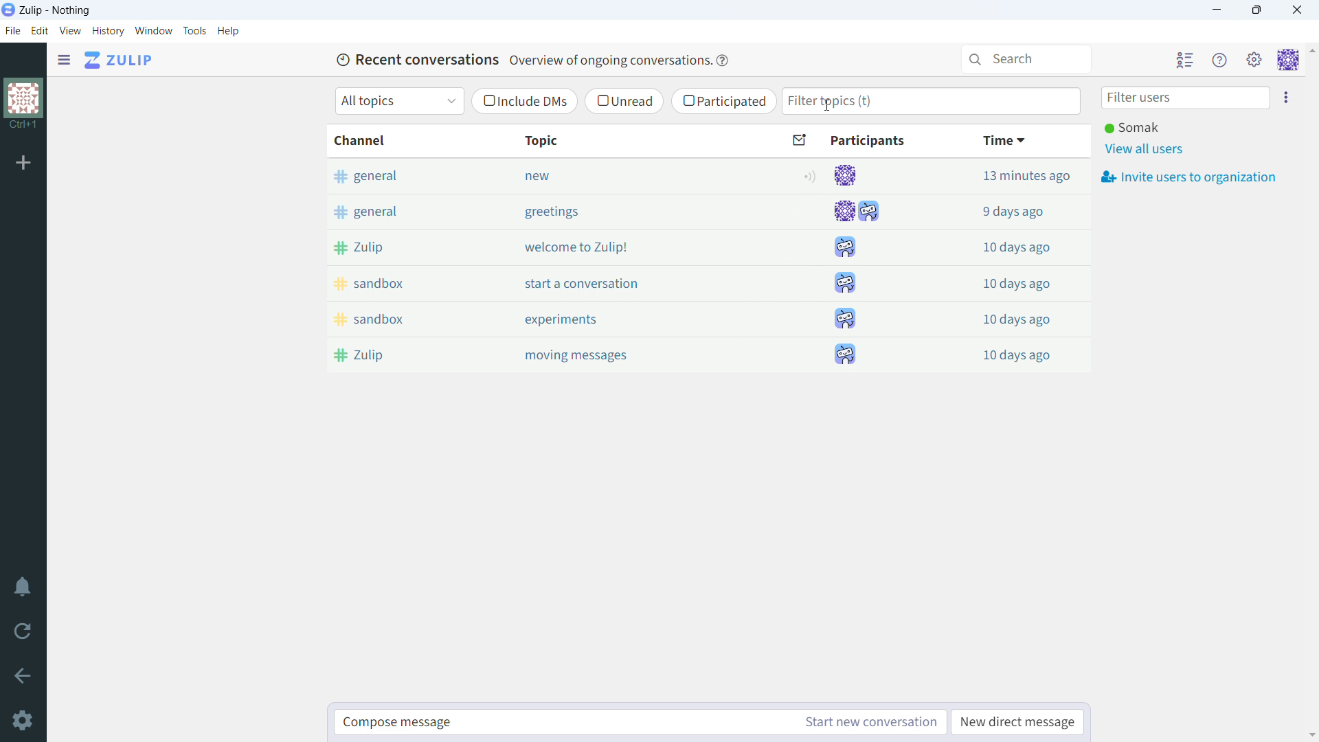 Image resolution: width=1319 pixels, height=742 pixels. I want to click on hide all users, so click(1185, 60).